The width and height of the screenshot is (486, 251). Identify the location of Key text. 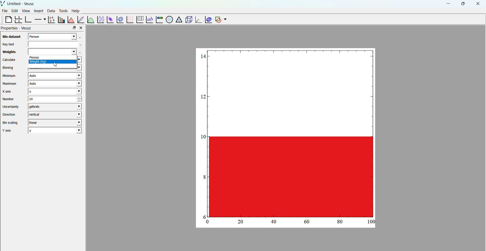
(8, 44).